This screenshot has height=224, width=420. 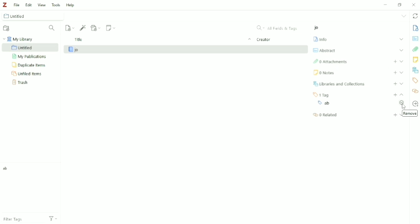 What do you see at coordinates (17, 5) in the screenshot?
I see `File` at bounding box center [17, 5].